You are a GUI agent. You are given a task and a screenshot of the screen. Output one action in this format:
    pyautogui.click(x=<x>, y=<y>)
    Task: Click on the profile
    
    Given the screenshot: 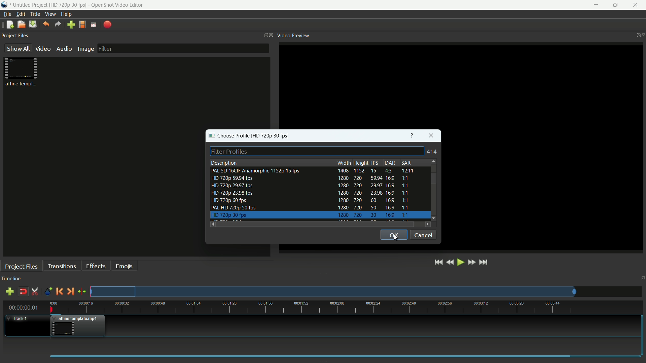 What is the action you would take?
    pyautogui.click(x=68, y=5)
    